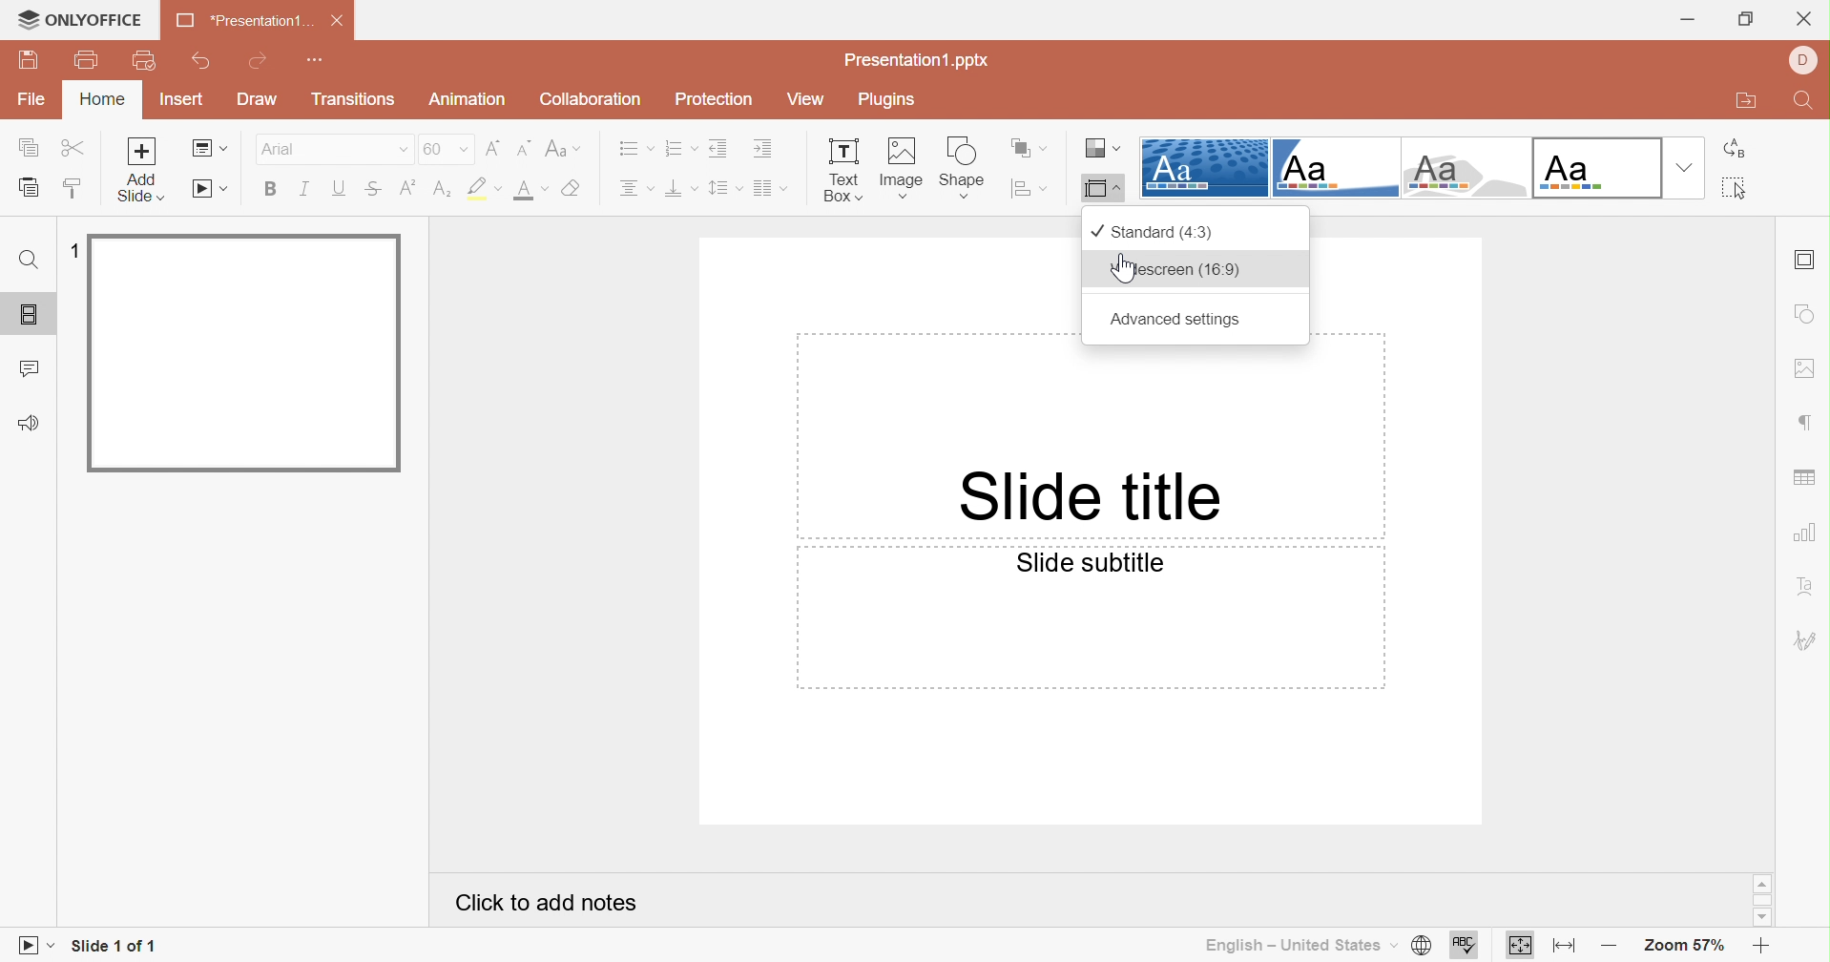 This screenshot has height=962, width=1830. What do you see at coordinates (768, 190) in the screenshot?
I see `Justified` at bounding box center [768, 190].